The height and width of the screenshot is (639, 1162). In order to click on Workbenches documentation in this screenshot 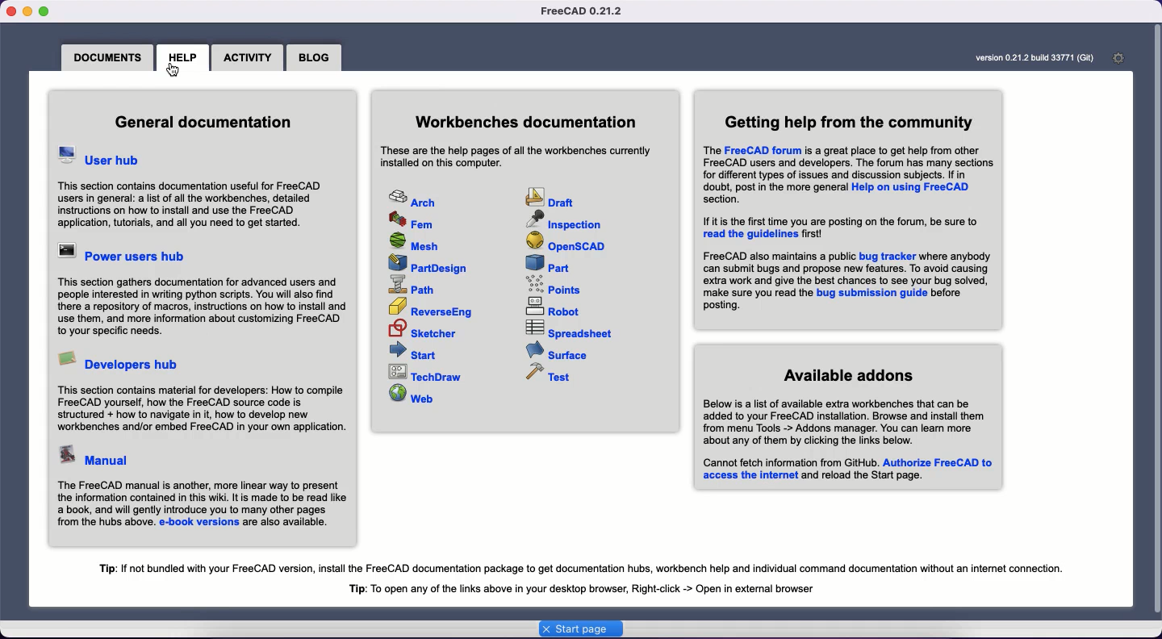, I will do `click(522, 120)`.